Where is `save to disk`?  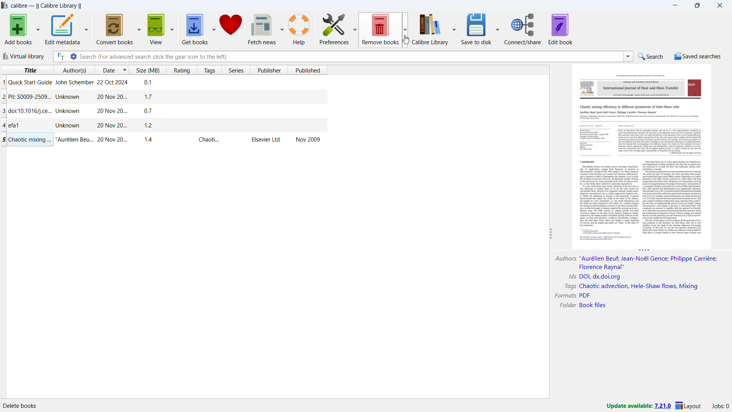
save to disk is located at coordinates (475, 28).